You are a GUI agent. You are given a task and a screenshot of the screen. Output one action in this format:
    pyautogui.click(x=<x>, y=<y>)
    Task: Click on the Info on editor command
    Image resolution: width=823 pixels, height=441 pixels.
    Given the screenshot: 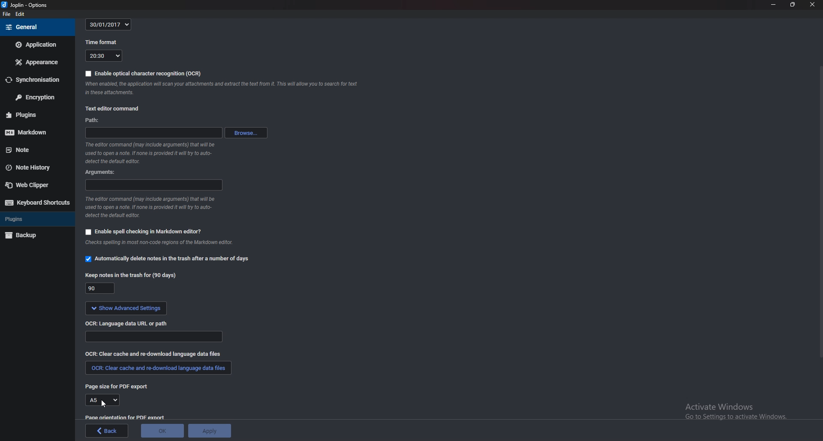 What is the action you would take?
    pyautogui.click(x=152, y=207)
    